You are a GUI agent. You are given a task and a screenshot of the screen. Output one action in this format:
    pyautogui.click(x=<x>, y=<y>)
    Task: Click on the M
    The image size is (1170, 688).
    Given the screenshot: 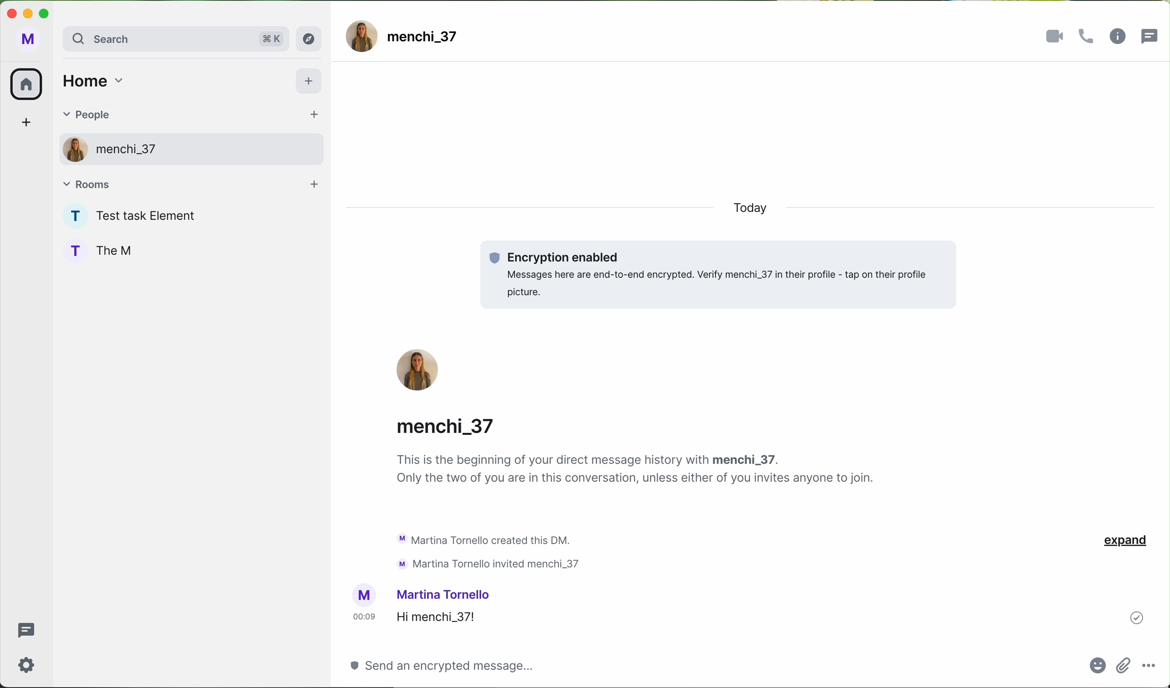 What is the action you would take?
    pyautogui.click(x=27, y=41)
    